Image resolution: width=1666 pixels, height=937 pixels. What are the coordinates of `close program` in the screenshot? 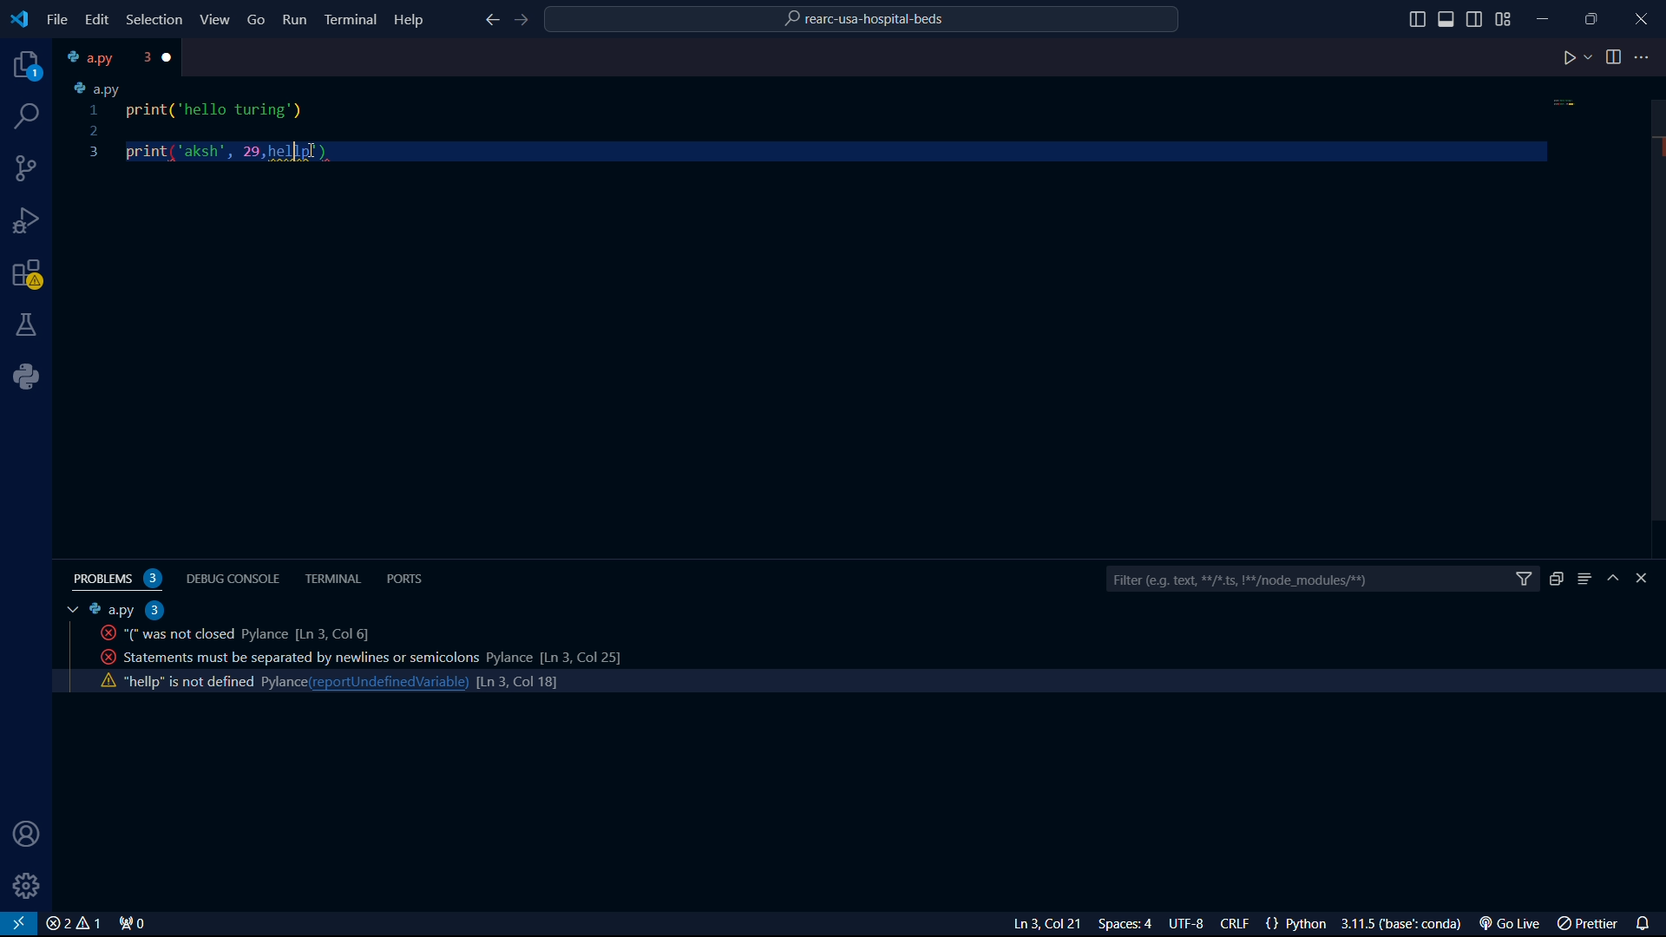 It's located at (1642, 16).